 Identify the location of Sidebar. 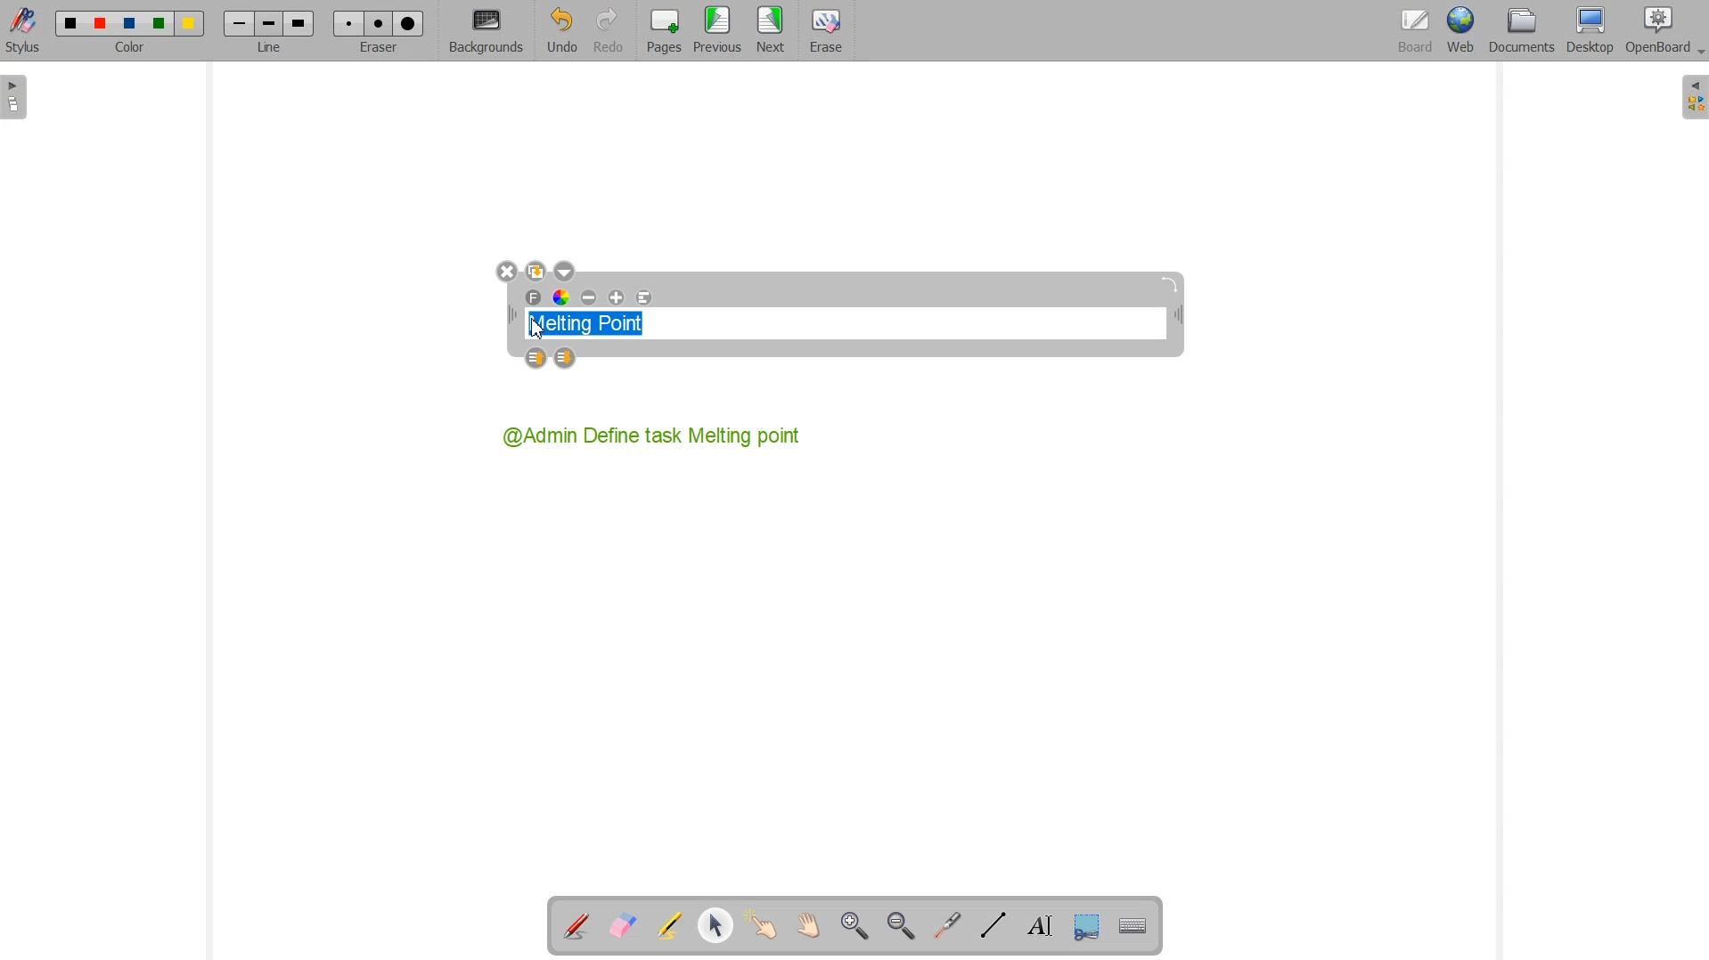
(1692, 98).